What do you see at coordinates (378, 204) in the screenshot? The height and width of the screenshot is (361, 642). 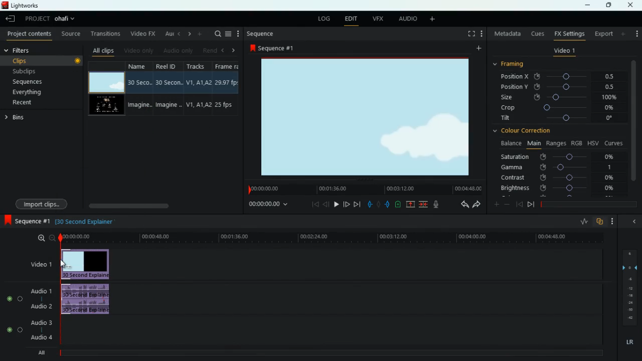 I see `hold` at bounding box center [378, 204].